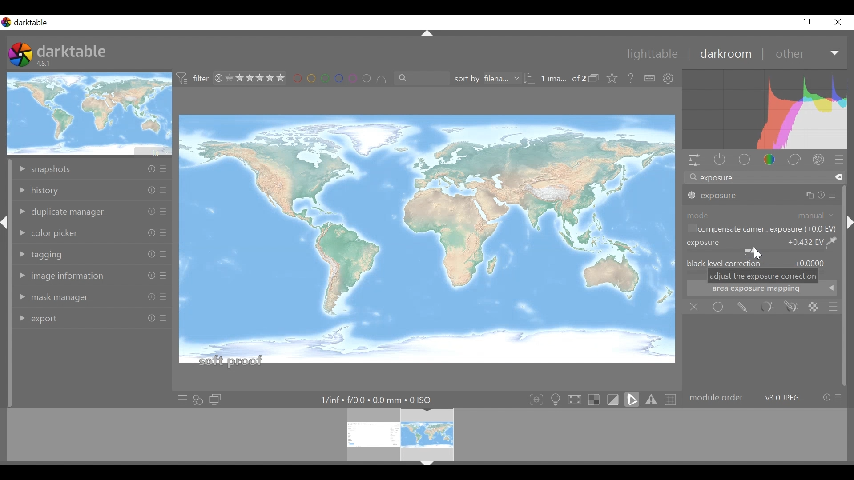 This screenshot has width=854, height=480. What do you see at coordinates (163, 276) in the screenshot?
I see `` at bounding box center [163, 276].